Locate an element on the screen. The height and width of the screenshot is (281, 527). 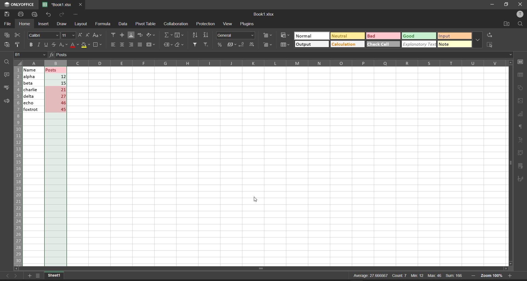
bold is located at coordinates (30, 45).